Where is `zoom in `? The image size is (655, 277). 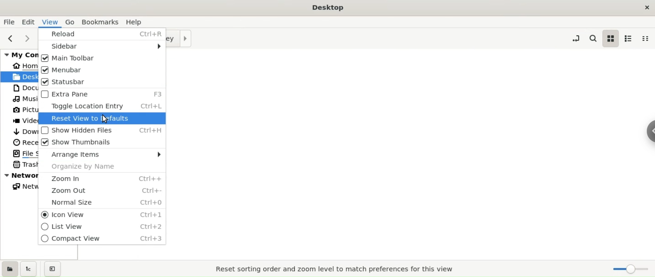
zoom in  is located at coordinates (102, 179).